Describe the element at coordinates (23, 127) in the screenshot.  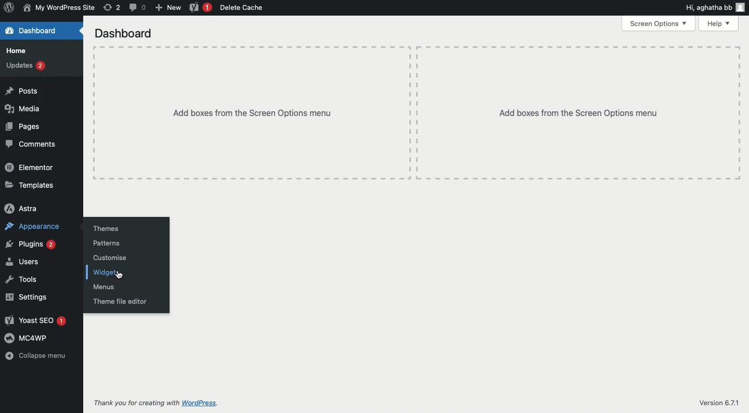
I see `Pages` at that location.